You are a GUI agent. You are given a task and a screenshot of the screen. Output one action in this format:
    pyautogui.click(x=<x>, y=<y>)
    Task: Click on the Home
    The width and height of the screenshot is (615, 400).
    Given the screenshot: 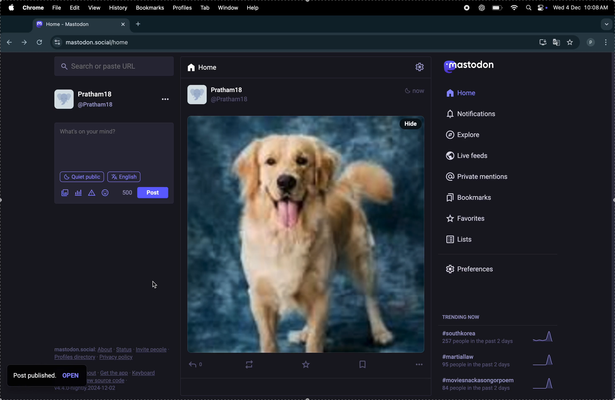 What is the action you would take?
    pyautogui.click(x=461, y=94)
    